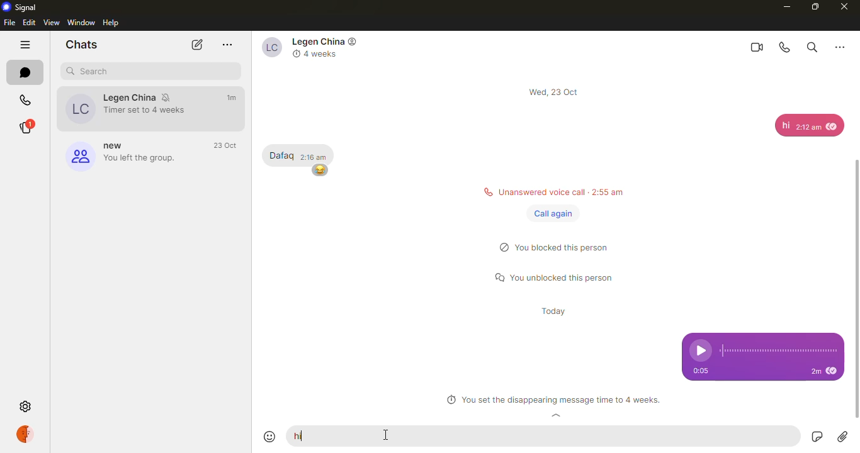  Describe the element at coordinates (281, 155) in the screenshot. I see `Dafaq` at that location.